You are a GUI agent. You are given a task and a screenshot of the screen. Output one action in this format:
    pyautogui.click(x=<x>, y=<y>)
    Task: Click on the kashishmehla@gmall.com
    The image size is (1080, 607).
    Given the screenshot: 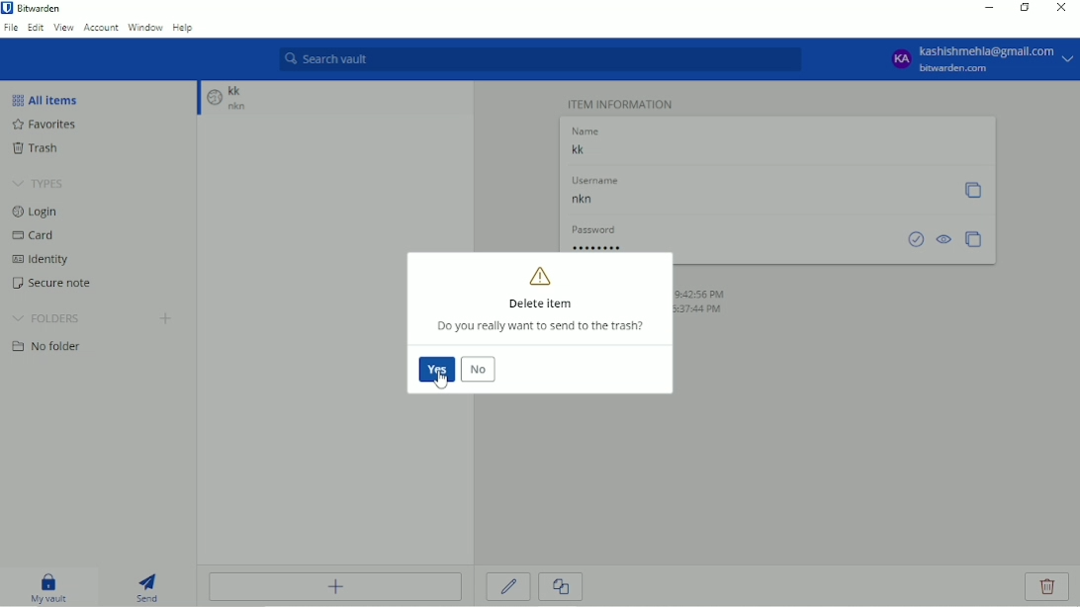 What is the action you would take?
    pyautogui.click(x=988, y=49)
    